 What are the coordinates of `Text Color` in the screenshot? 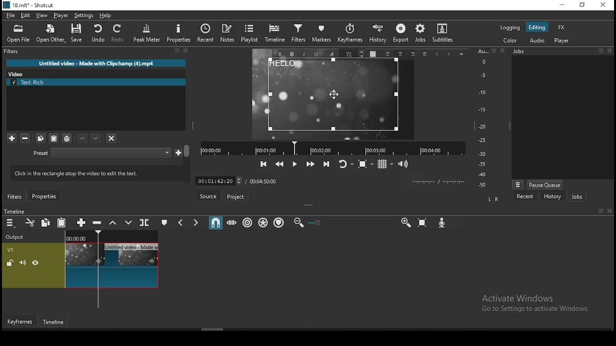 It's located at (372, 53).